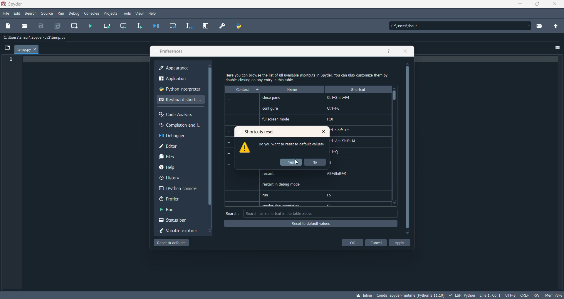 The image size is (564, 299). Describe the element at coordinates (554, 6) in the screenshot. I see `close` at that location.